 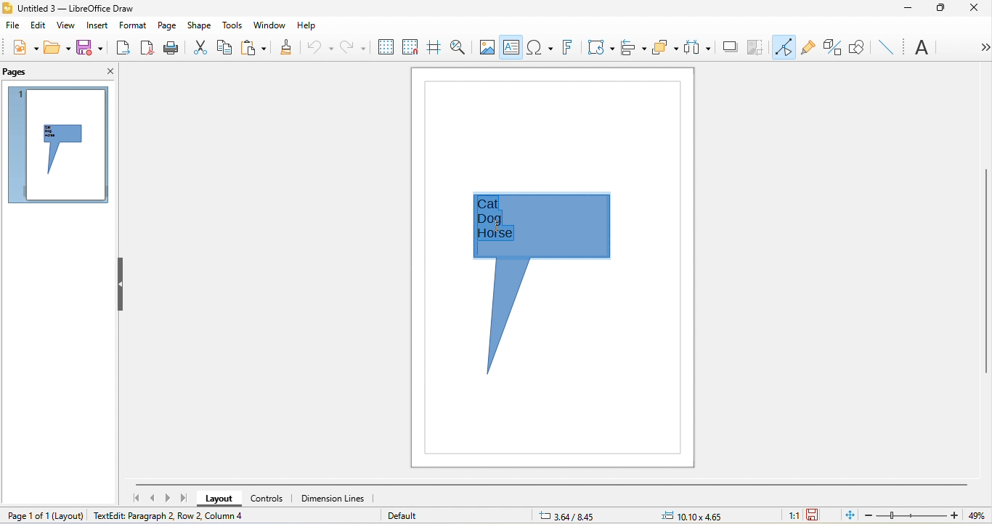 I want to click on paste, so click(x=253, y=48).